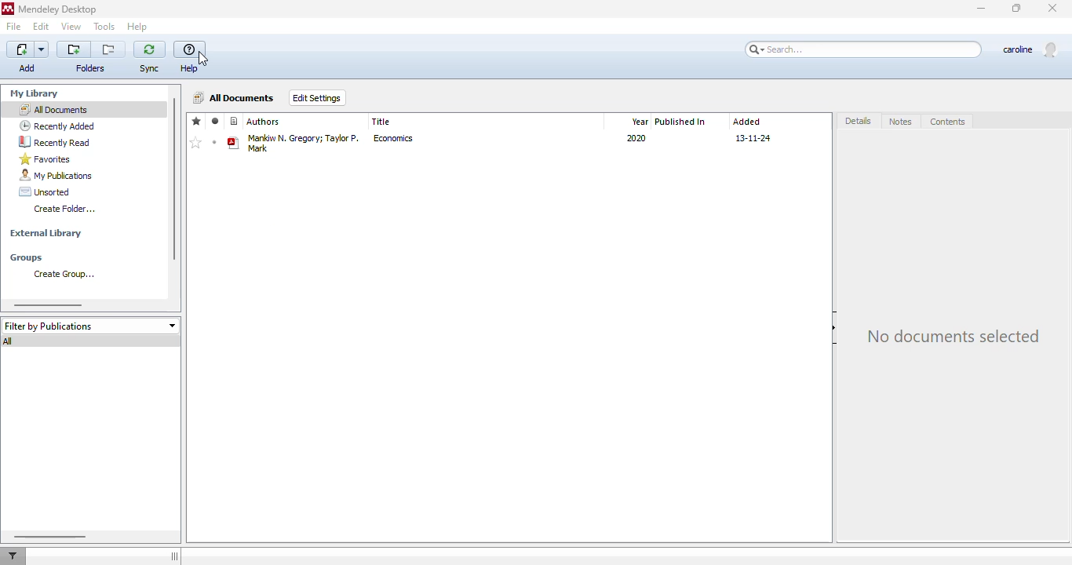 This screenshot has height=565, width=1072. Describe the element at coordinates (190, 58) in the screenshot. I see `help` at that location.